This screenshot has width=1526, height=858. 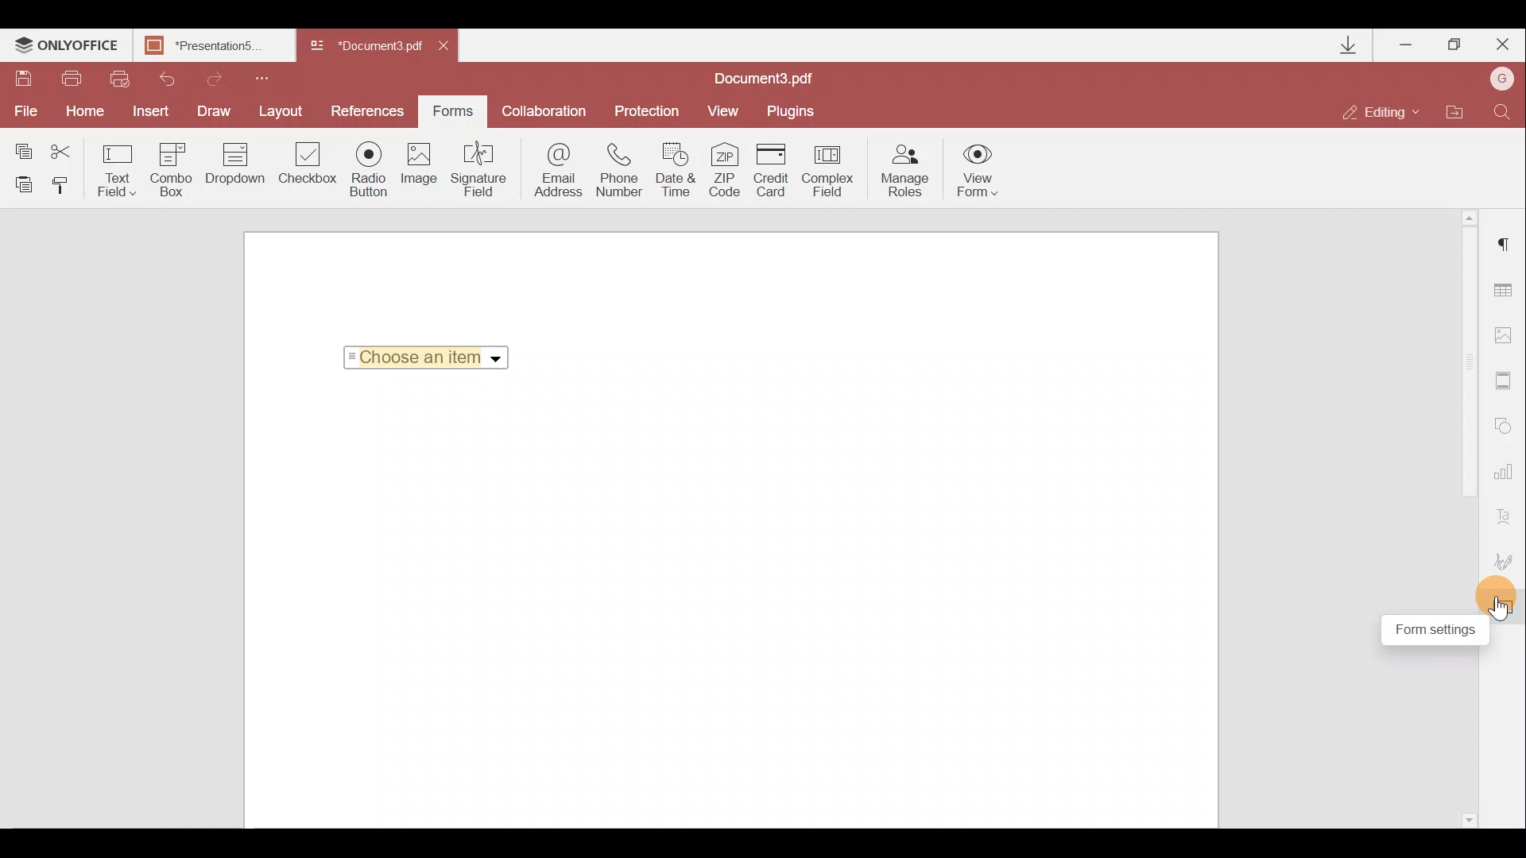 What do you see at coordinates (1507, 331) in the screenshot?
I see `Image settings` at bounding box center [1507, 331].